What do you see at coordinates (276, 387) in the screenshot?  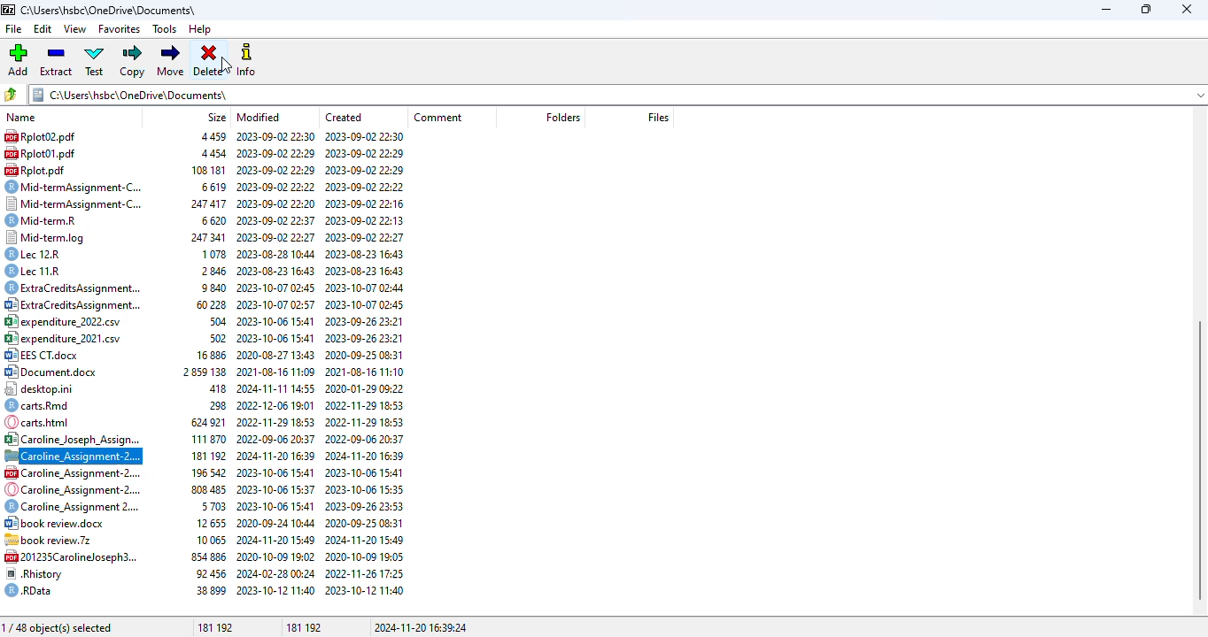 I see `2024-11-11 14:55` at bounding box center [276, 387].